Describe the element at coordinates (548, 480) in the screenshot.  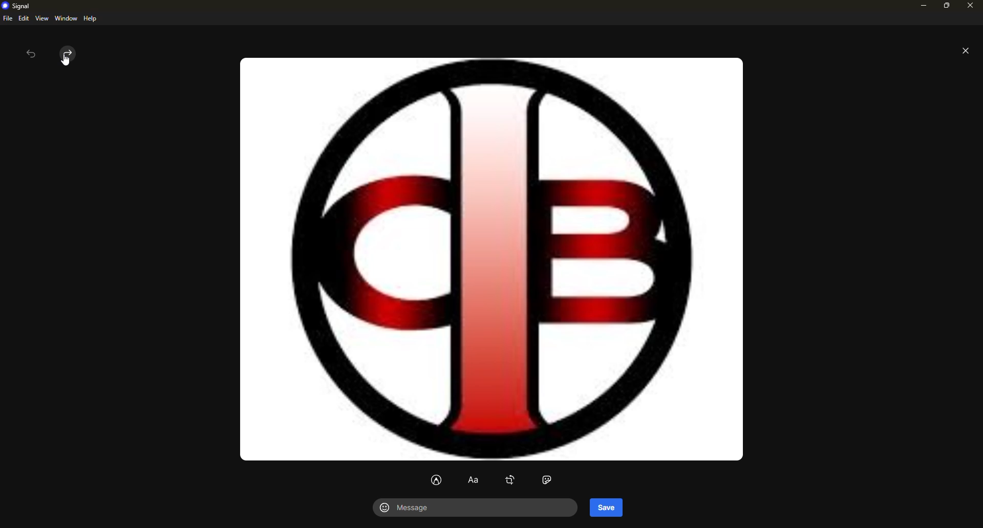
I see `sticker` at that location.